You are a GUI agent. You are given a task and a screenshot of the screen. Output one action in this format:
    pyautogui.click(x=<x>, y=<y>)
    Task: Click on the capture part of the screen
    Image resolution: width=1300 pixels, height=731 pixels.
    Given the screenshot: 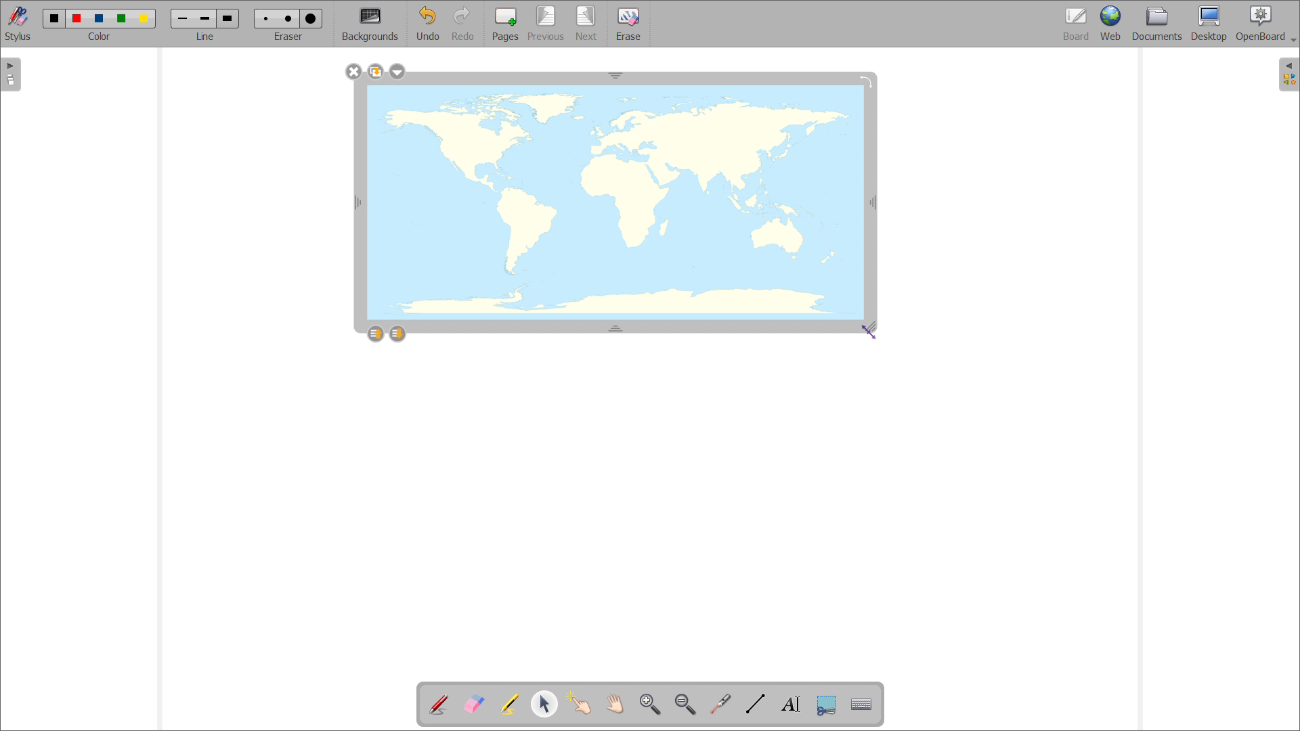 What is the action you would take?
    pyautogui.click(x=827, y=705)
    